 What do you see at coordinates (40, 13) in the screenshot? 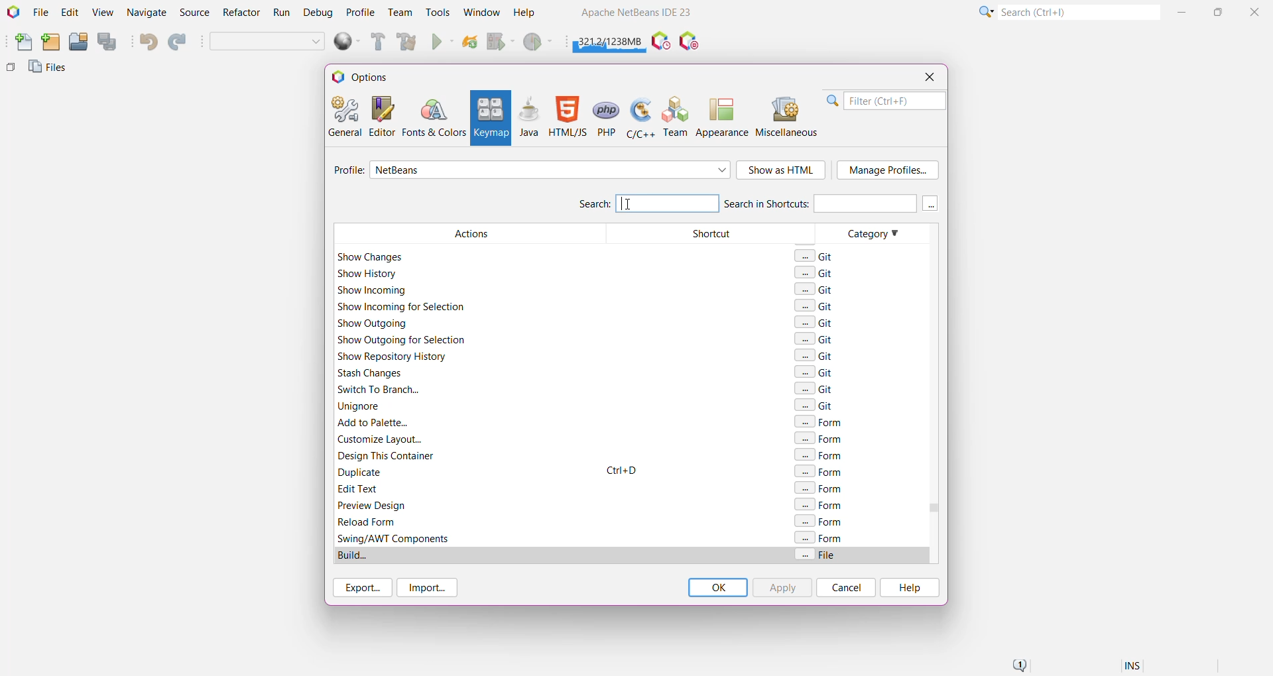
I see `File` at bounding box center [40, 13].